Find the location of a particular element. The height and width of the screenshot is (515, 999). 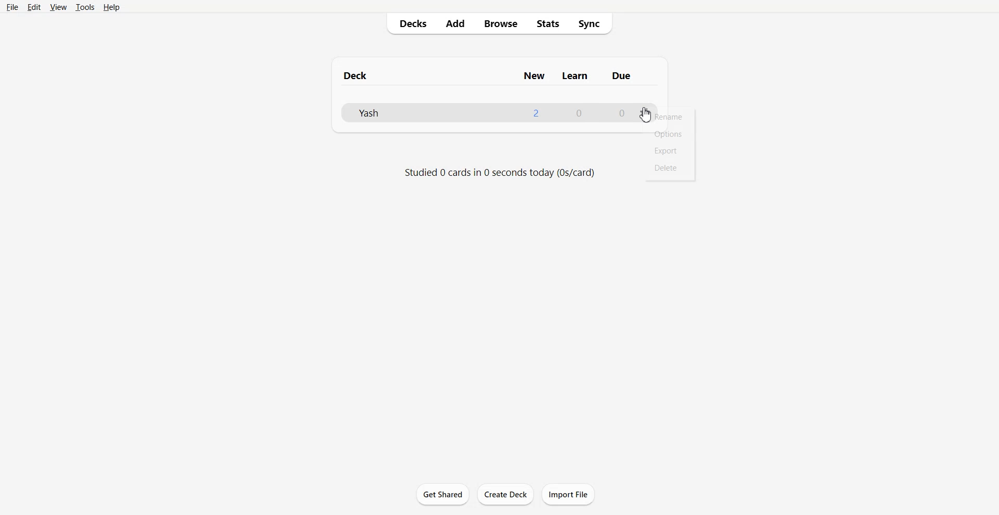

Browse is located at coordinates (499, 23).